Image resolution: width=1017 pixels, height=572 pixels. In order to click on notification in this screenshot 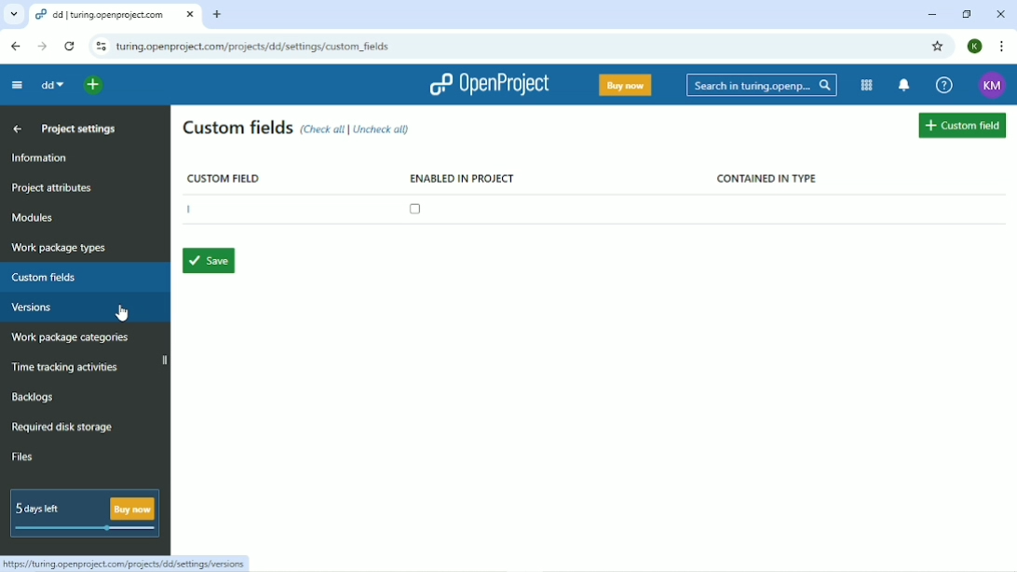, I will do `click(905, 86)`.